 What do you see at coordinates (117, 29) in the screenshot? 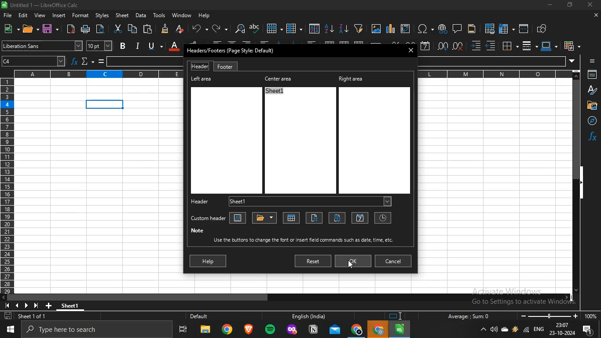
I see `cut` at bounding box center [117, 29].